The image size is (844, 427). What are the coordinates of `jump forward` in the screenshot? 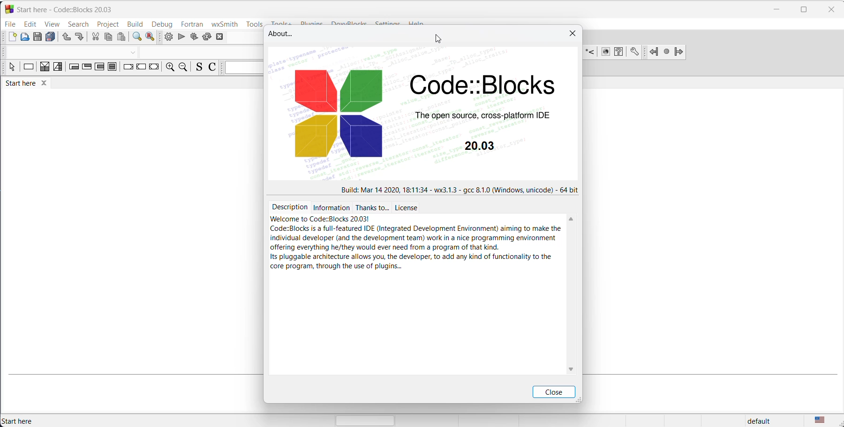 It's located at (685, 51).